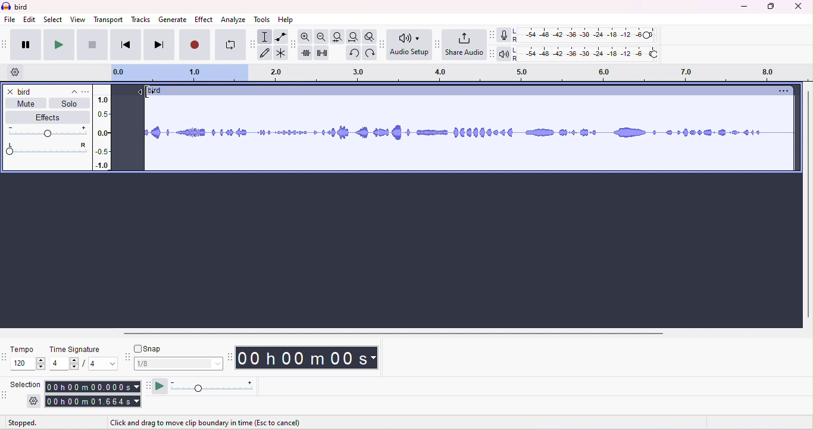 Image resolution: width=813 pixels, height=430 pixels. What do you see at coordinates (6, 396) in the screenshot?
I see `selection tool bar` at bounding box center [6, 396].